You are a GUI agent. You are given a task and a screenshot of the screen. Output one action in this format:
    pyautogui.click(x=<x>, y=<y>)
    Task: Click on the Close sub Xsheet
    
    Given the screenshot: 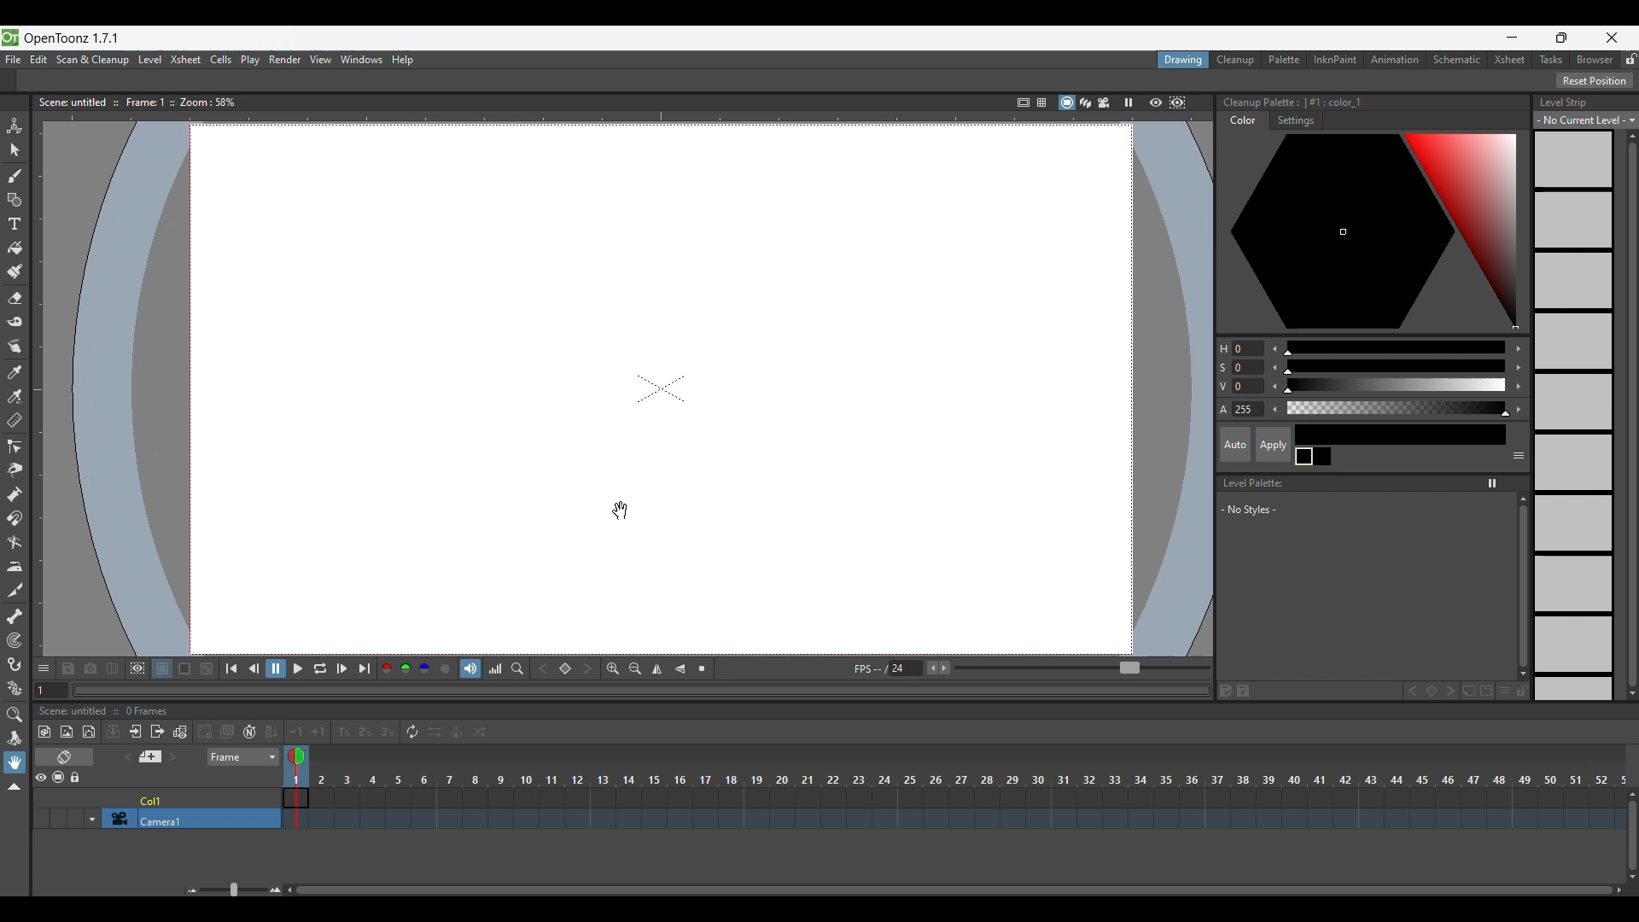 What is the action you would take?
    pyautogui.click(x=157, y=732)
    